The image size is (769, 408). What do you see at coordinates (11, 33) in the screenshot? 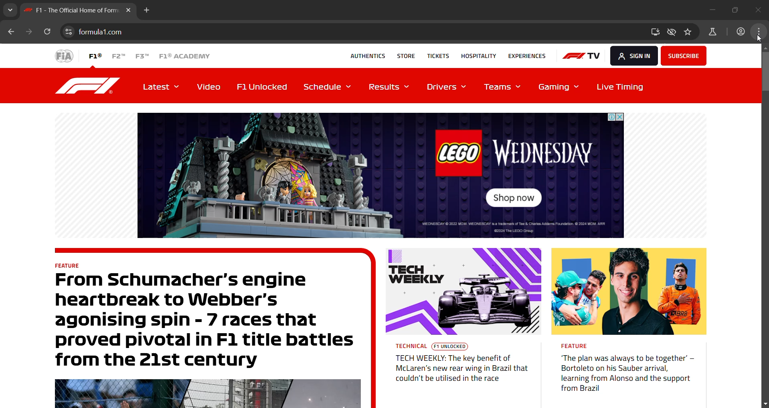
I see `click to go back` at bounding box center [11, 33].